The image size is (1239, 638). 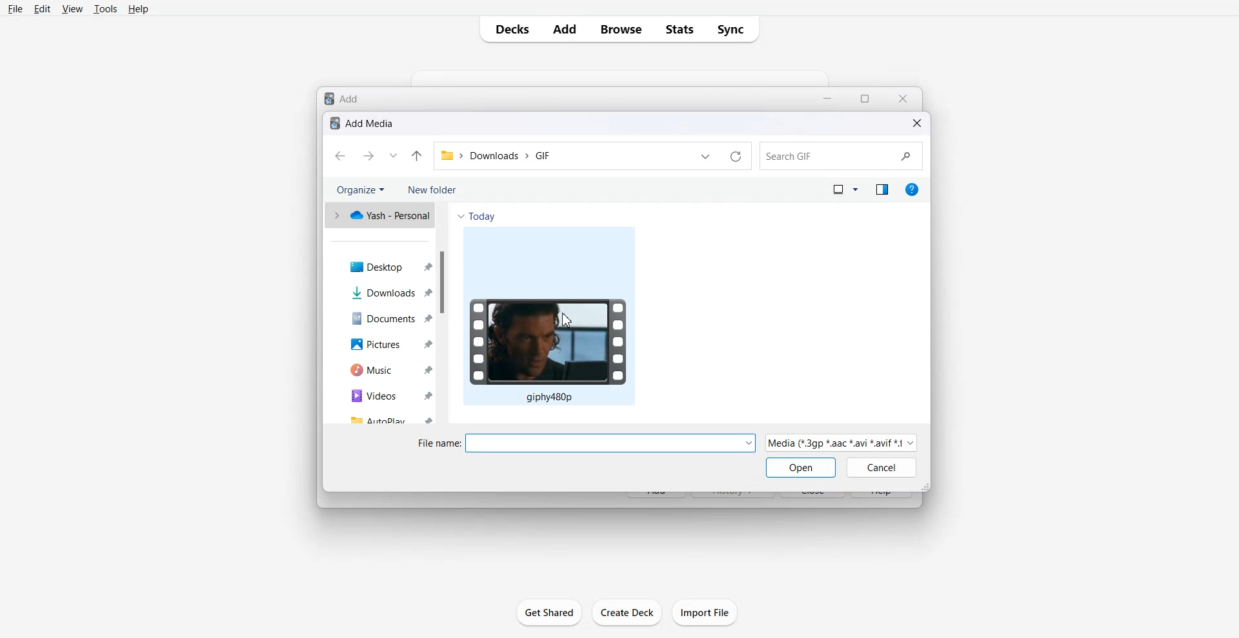 I want to click on Autoplay, so click(x=383, y=418).